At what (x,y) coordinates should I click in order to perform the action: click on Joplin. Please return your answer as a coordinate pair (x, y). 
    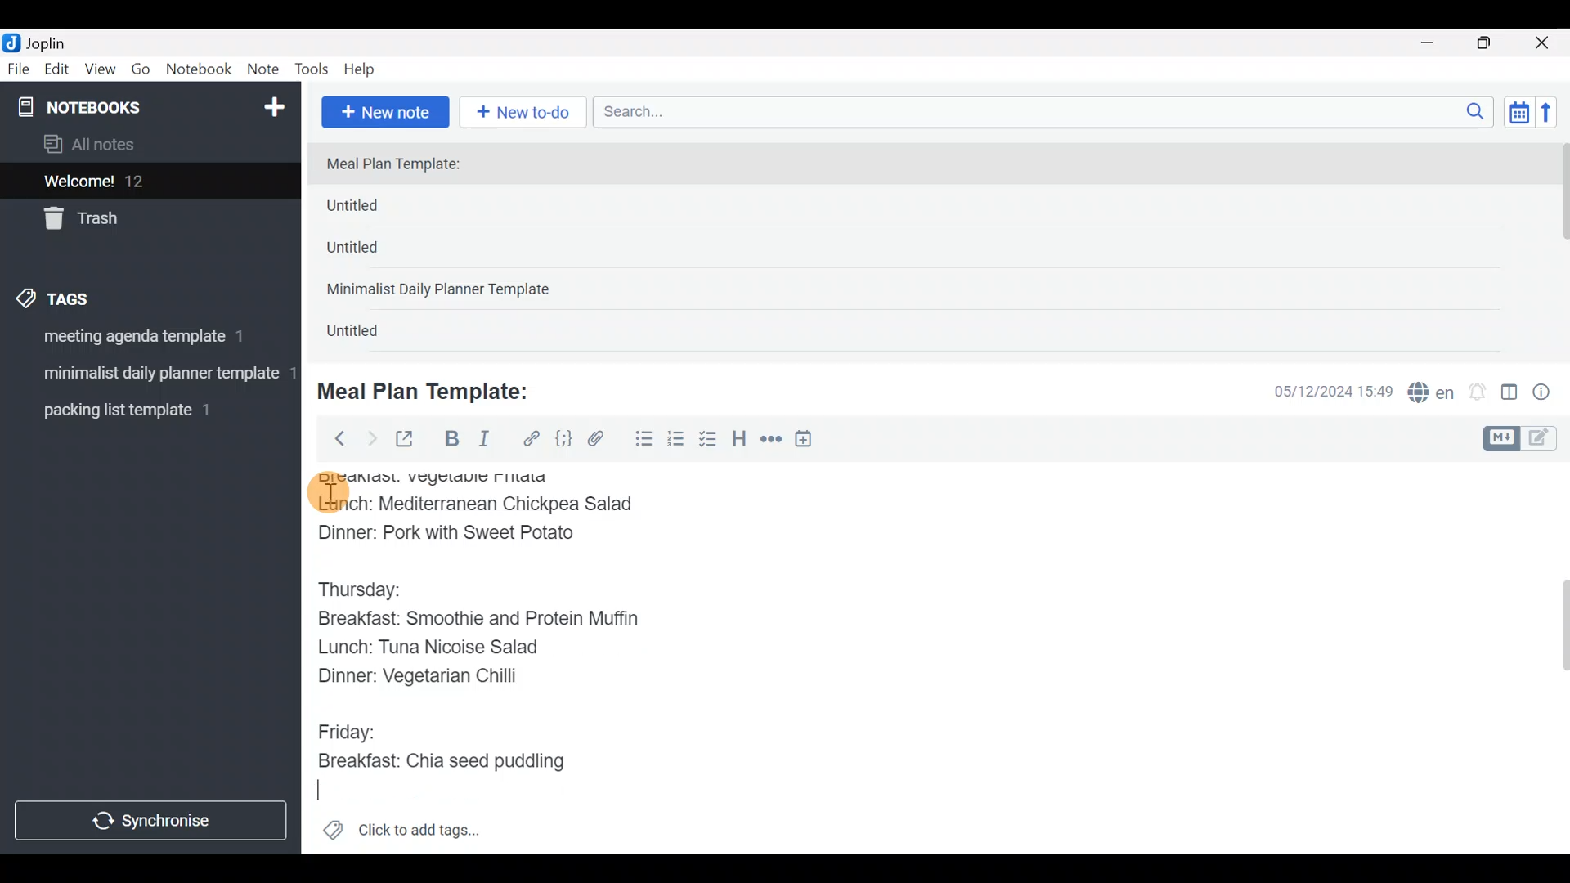
    Looking at the image, I should click on (56, 41).